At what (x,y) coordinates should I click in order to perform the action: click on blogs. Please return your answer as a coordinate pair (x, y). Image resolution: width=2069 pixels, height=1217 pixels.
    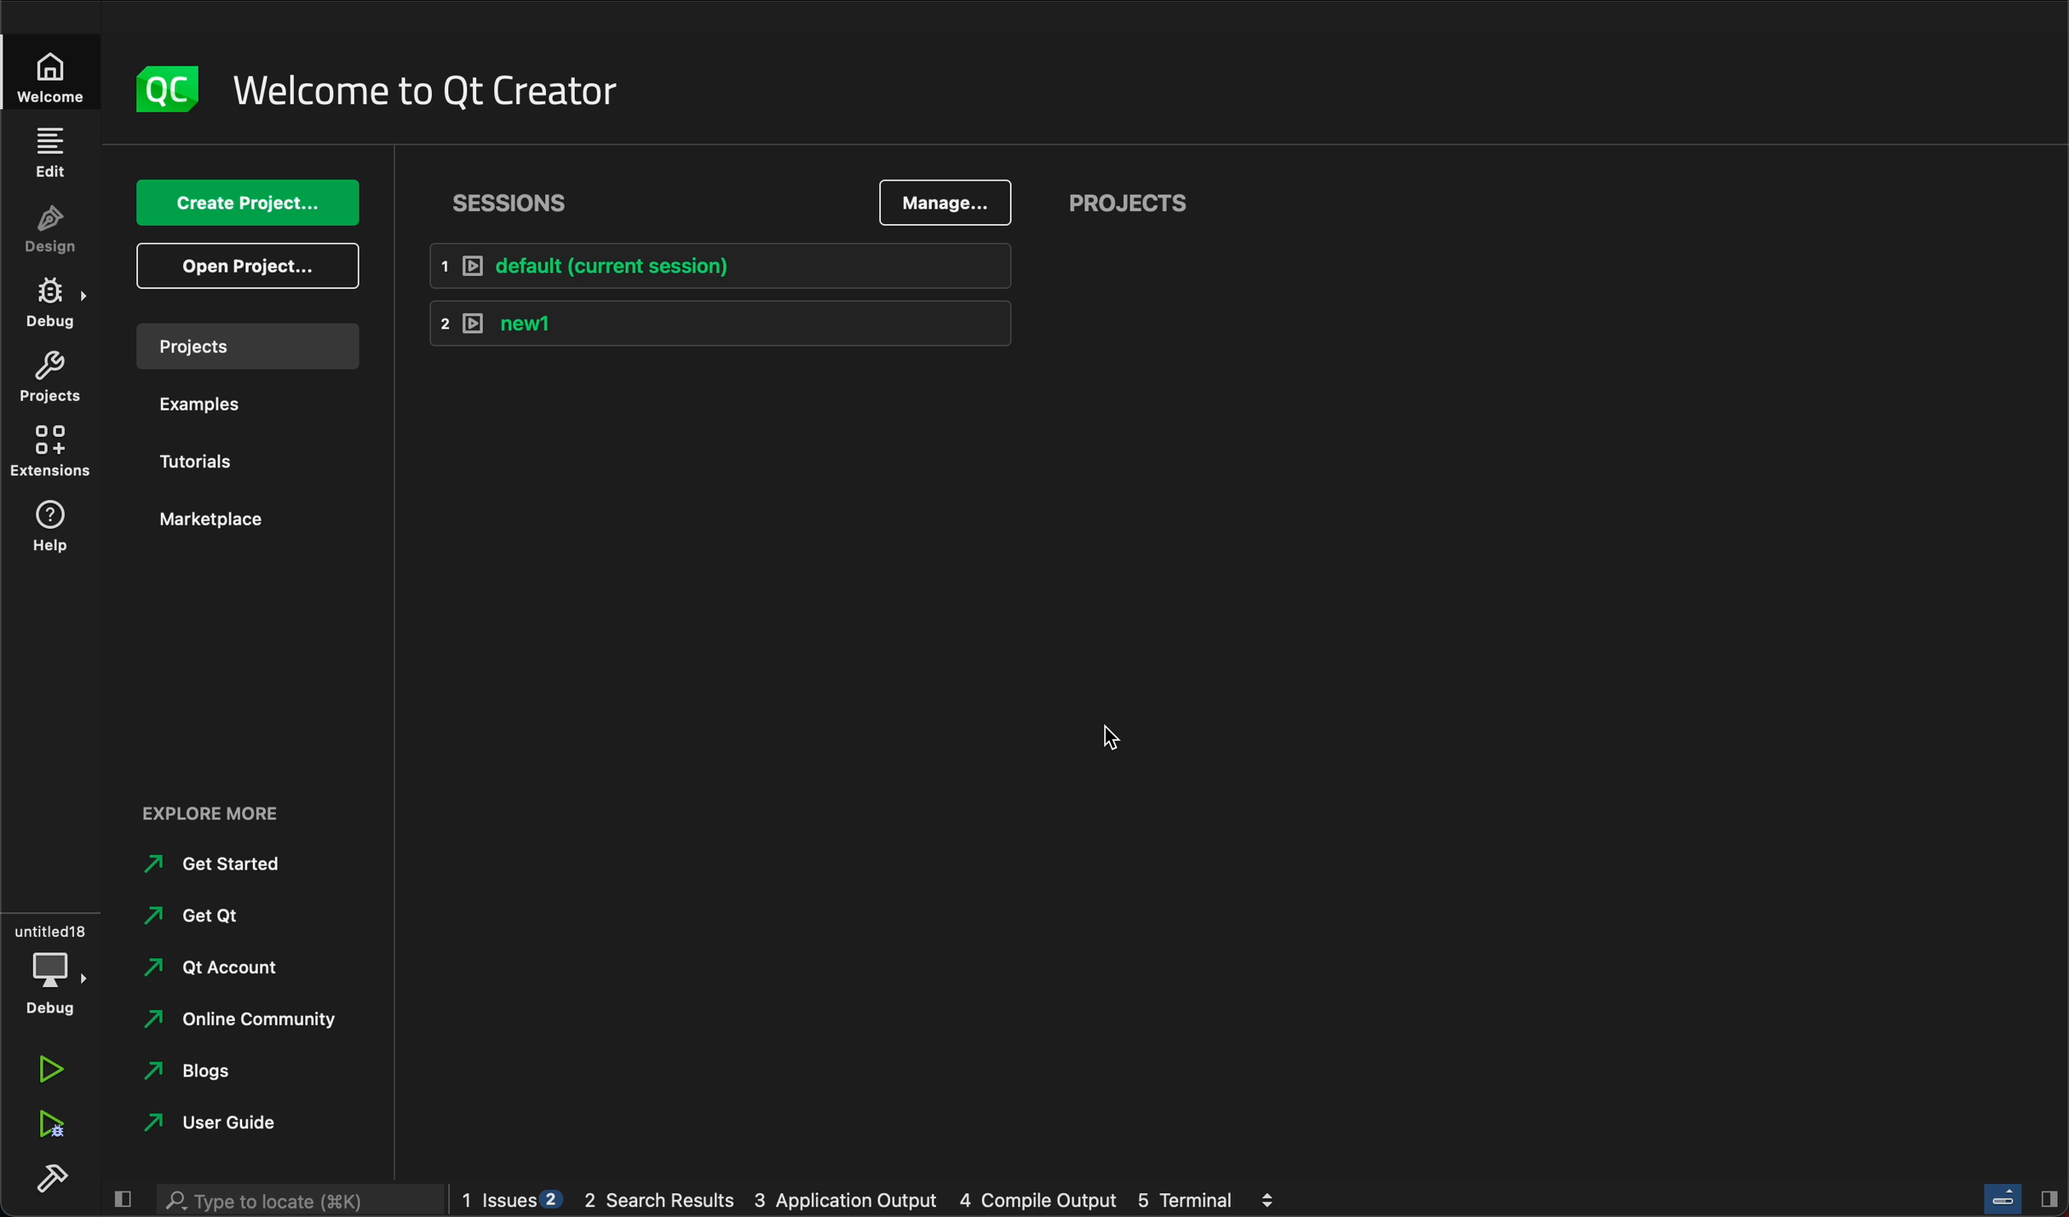
    Looking at the image, I should click on (232, 1074).